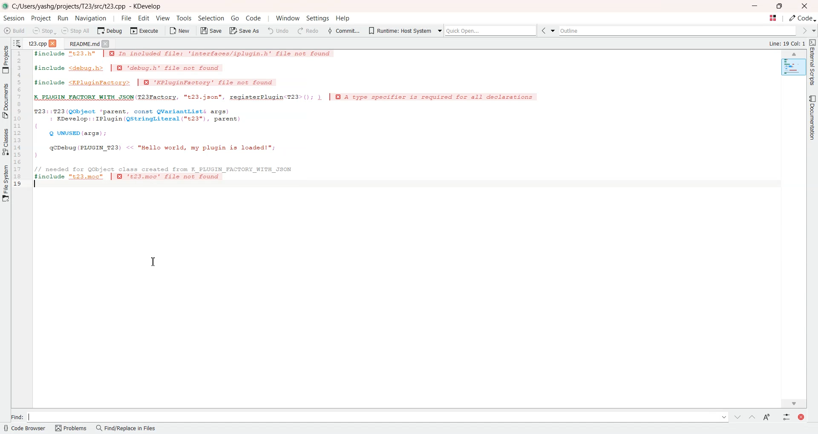 This screenshot has height=434, width=818. What do you see at coordinates (35, 184) in the screenshot?
I see `Text cursor` at bounding box center [35, 184].